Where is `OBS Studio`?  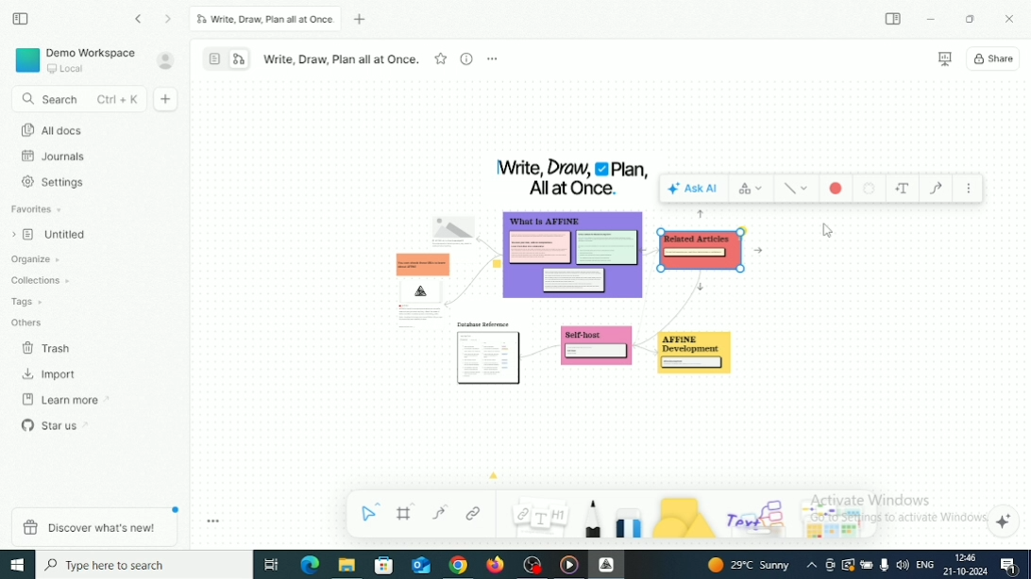
OBS Studio is located at coordinates (534, 565).